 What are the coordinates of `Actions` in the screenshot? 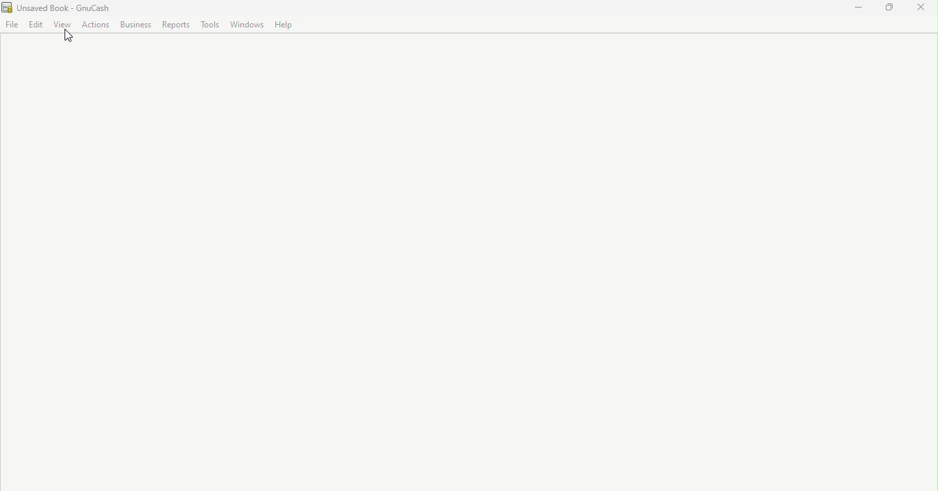 It's located at (97, 26).